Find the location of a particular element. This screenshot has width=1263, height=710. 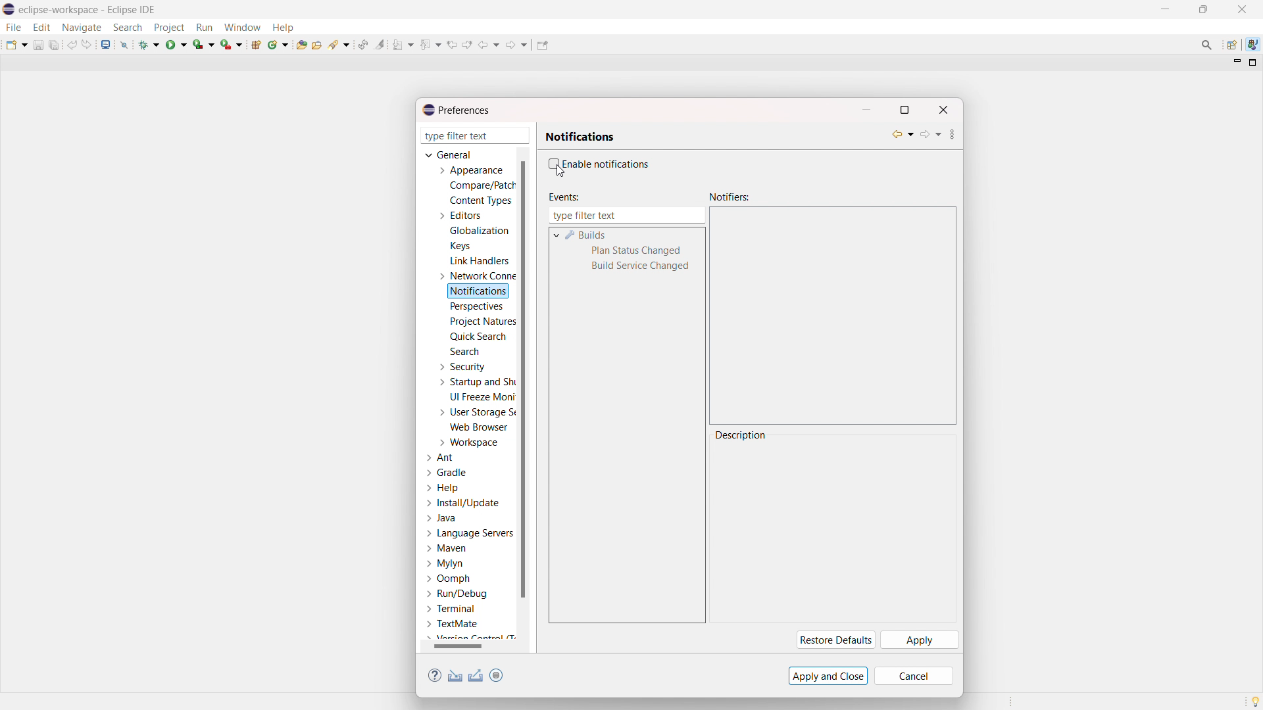

editors is located at coordinates (459, 216).